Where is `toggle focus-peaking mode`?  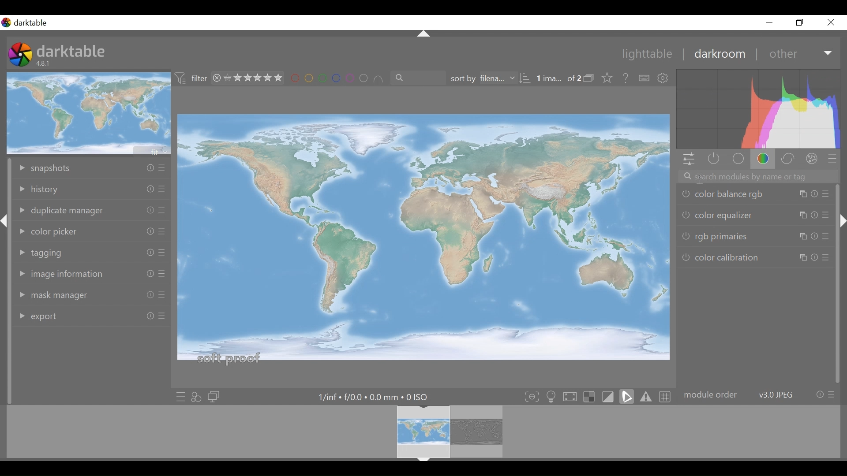 toggle focus-peaking mode is located at coordinates (531, 396).